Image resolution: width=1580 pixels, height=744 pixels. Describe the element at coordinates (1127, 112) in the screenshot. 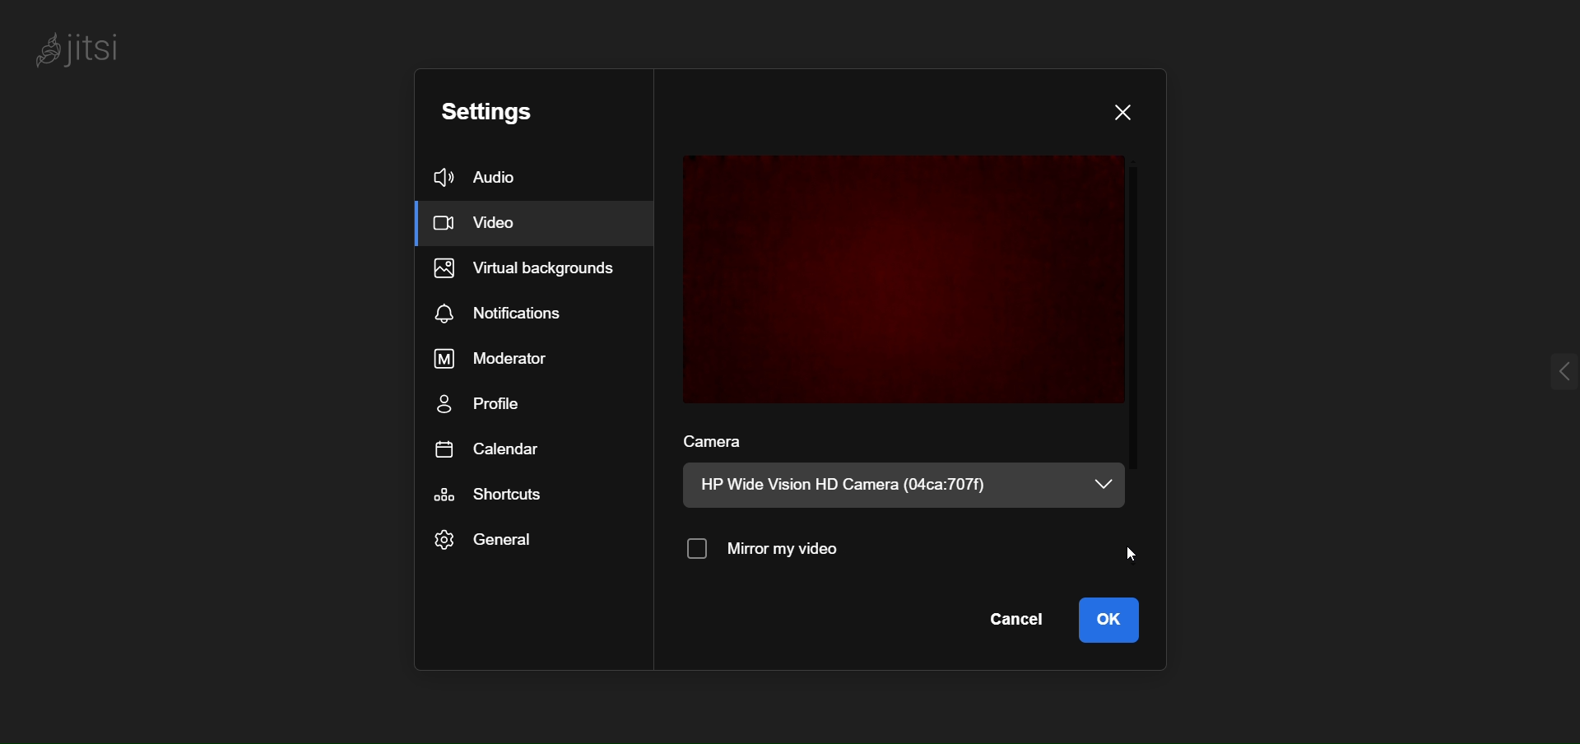

I see `close dialog` at that location.